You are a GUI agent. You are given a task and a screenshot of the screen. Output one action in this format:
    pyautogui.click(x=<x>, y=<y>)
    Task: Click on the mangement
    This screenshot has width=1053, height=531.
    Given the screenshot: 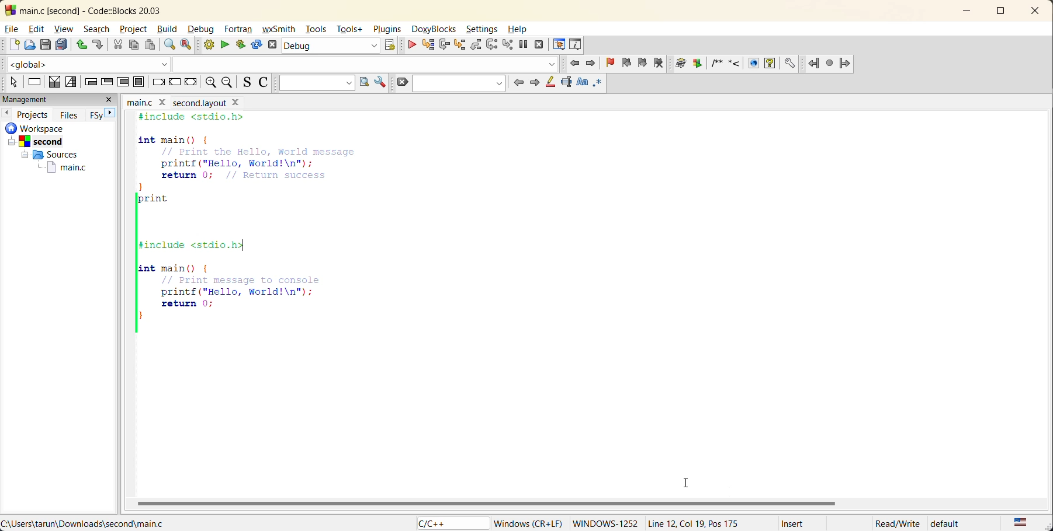 What is the action you would take?
    pyautogui.click(x=33, y=98)
    